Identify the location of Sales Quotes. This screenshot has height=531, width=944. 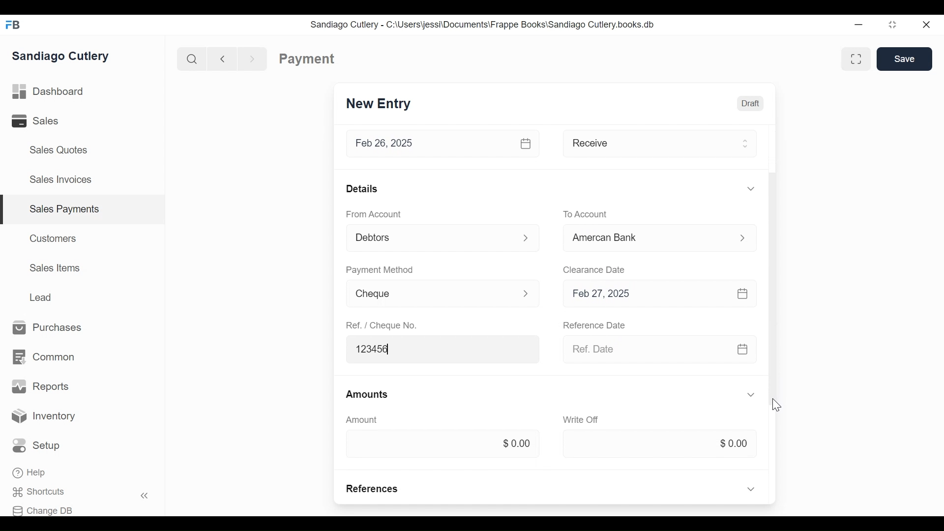
(58, 150).